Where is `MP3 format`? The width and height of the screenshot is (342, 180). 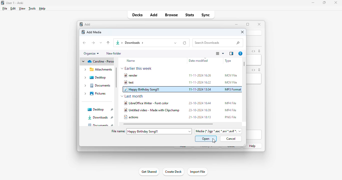 MP3 format is located at coordinates (233, 89).